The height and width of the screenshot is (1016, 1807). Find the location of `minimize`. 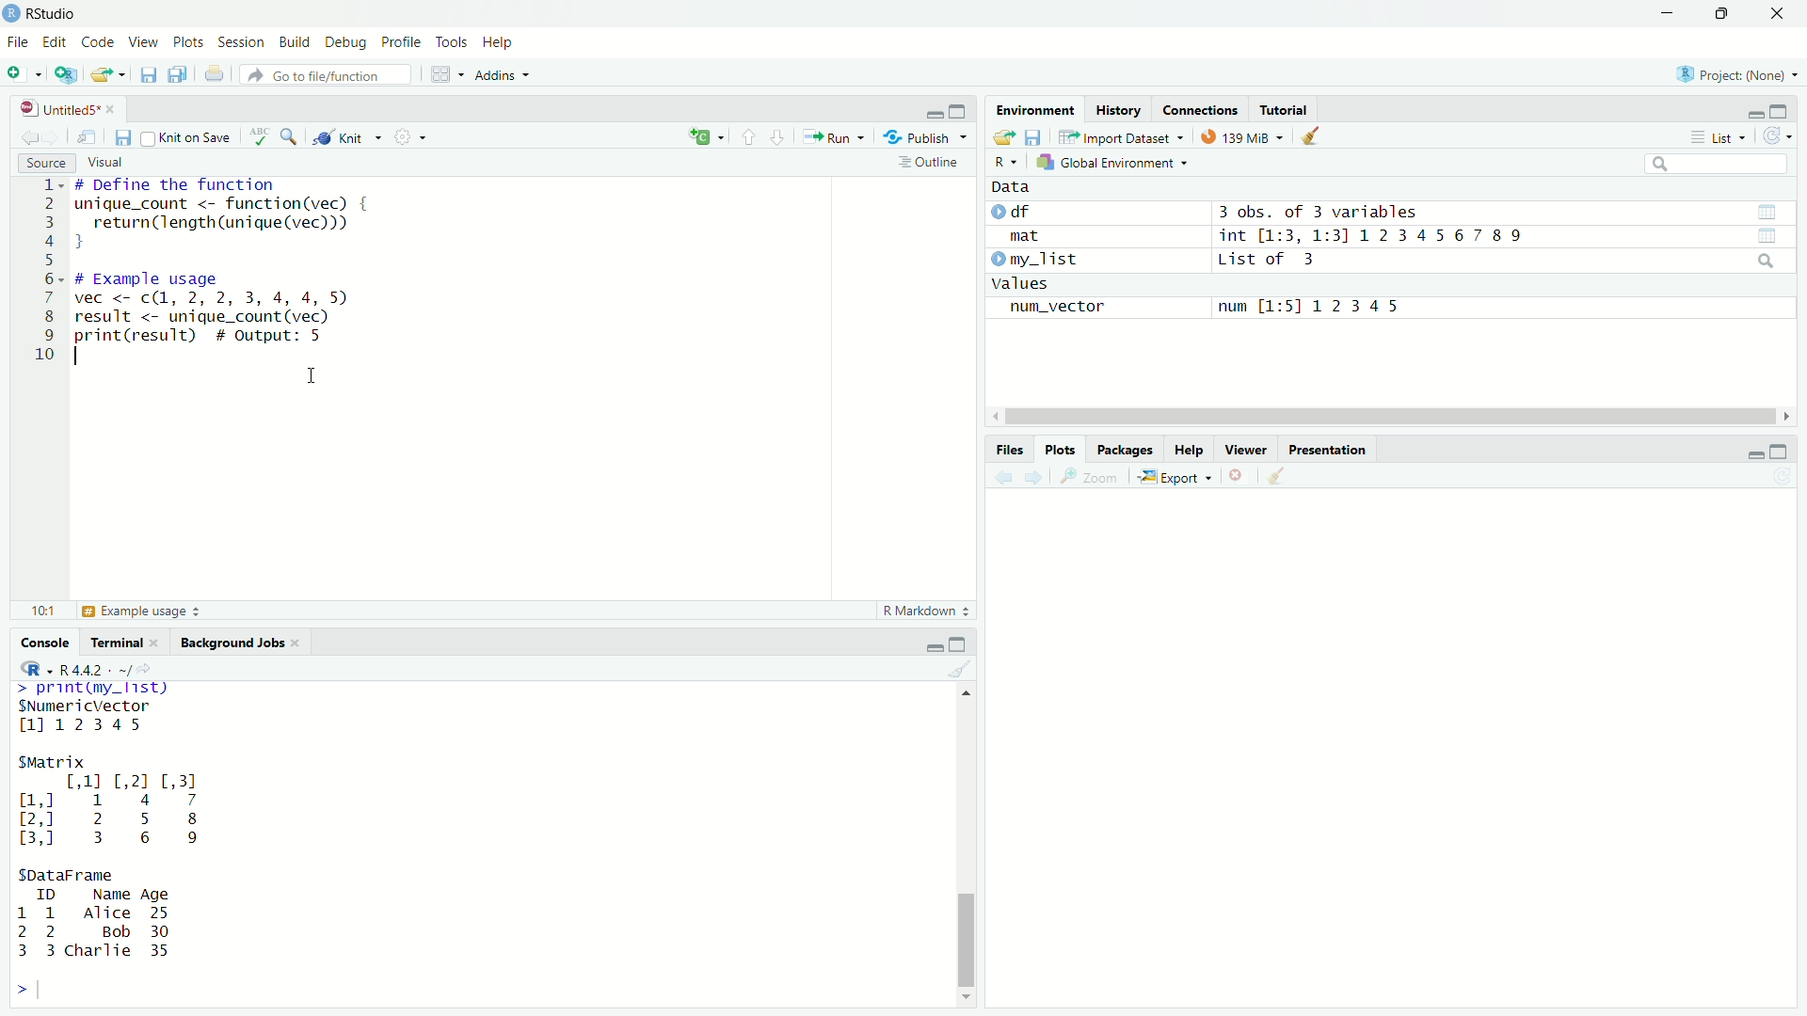

minimize is located at coordinates (1753, 455).